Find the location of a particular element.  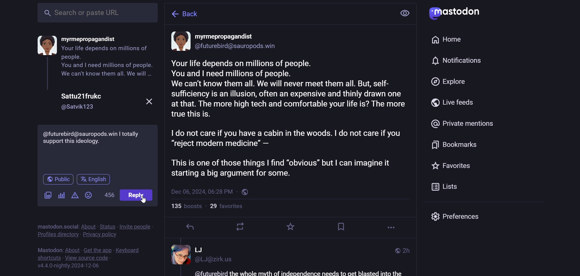

public is located at coordinates (397, 251).